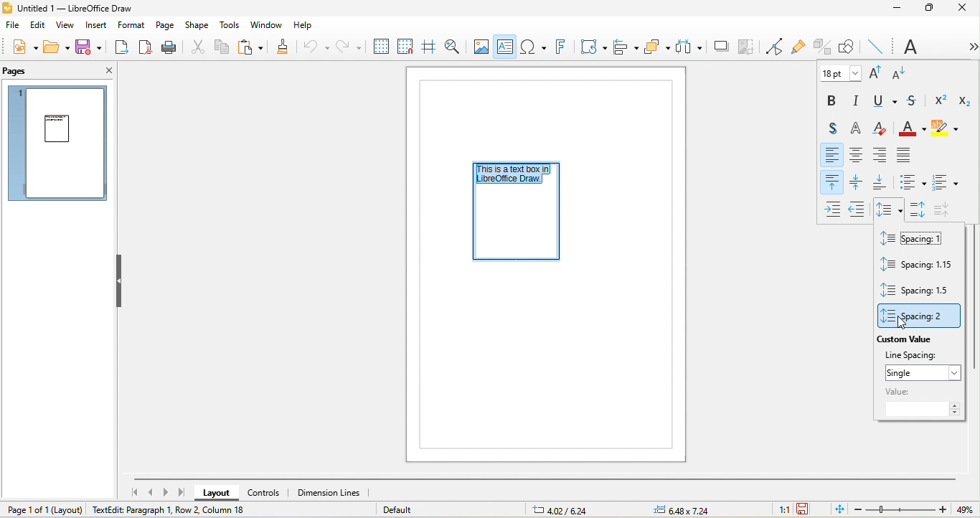 The width and height of the screenshot is (980, 518). Describe the element at coordinates (905, 45) in the screenshot. I see `font name` at that location.